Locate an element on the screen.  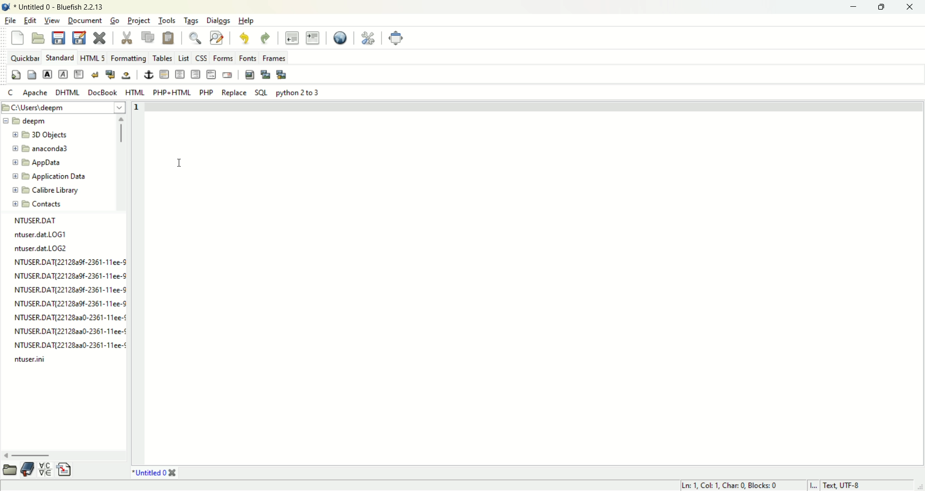
Replace is located at coordinates (234, 94).